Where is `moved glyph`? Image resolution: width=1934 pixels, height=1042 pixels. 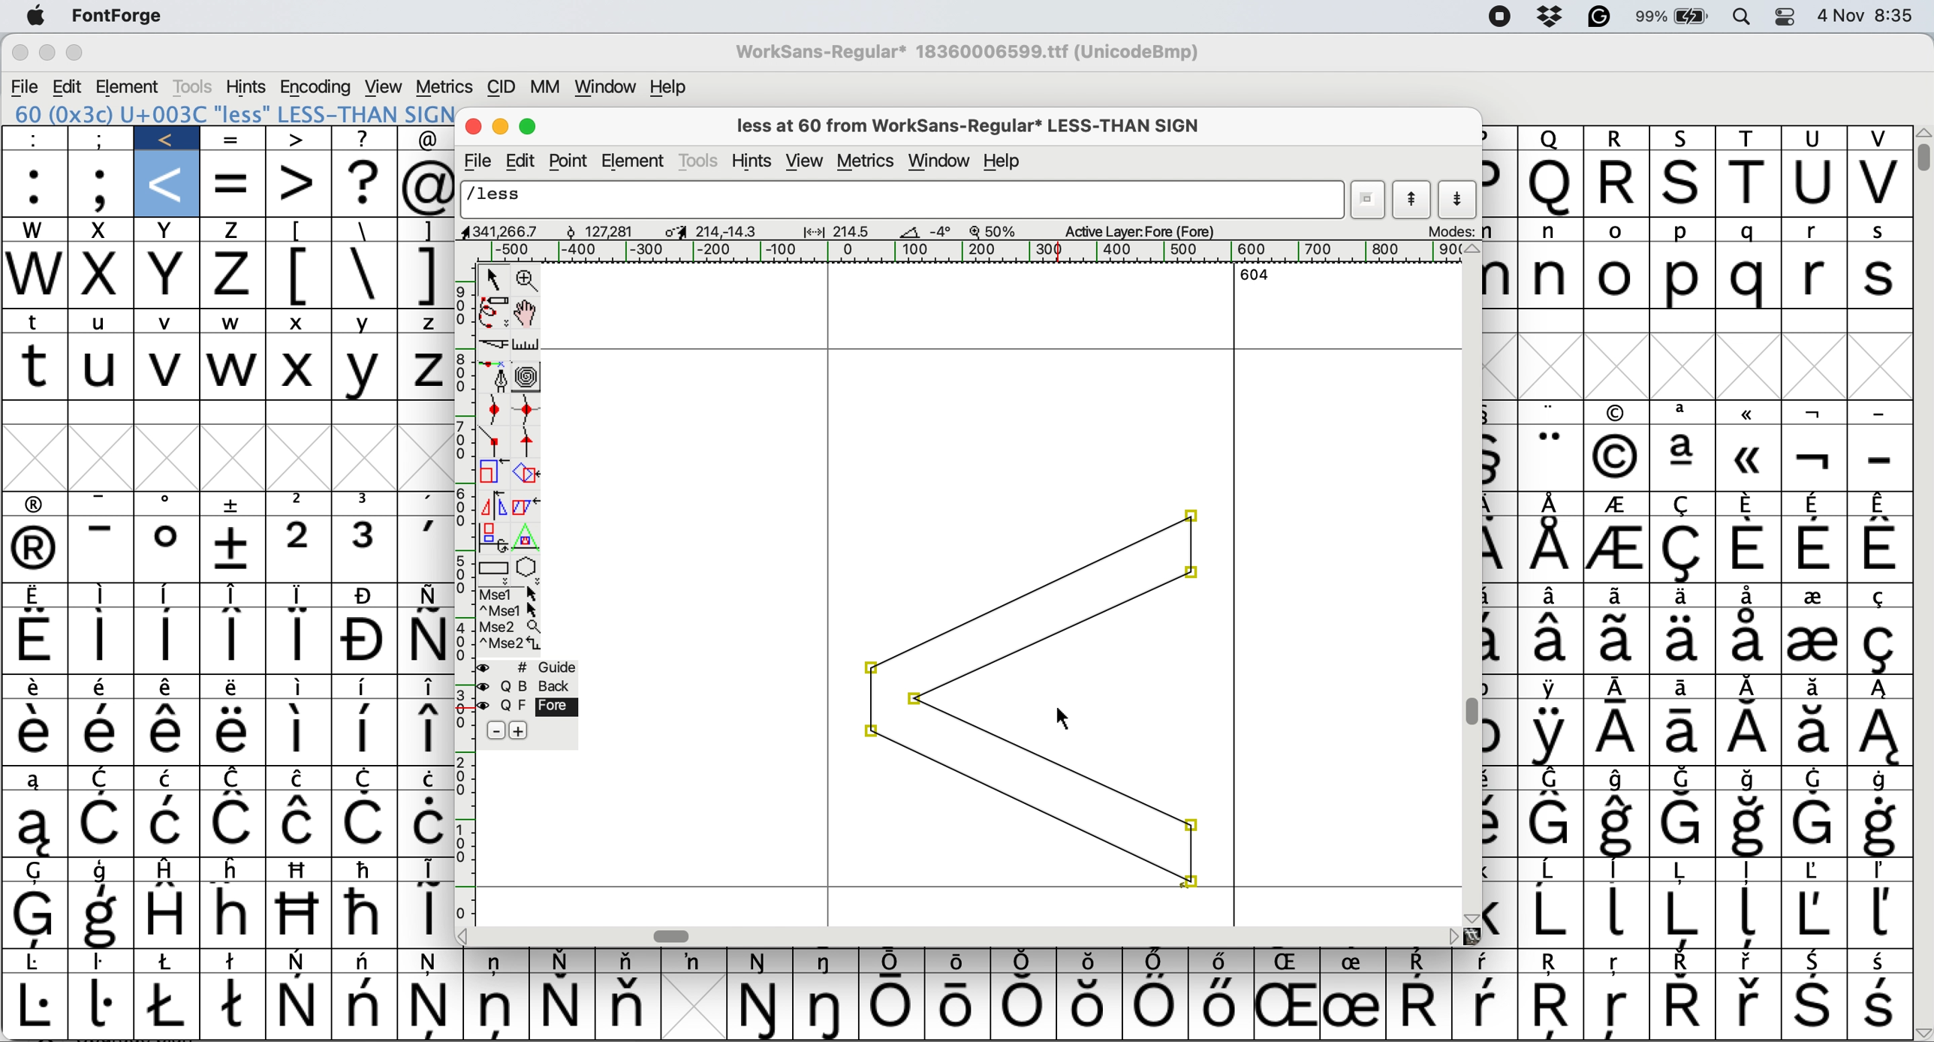
moved glyph is located at coordinates (1031, 700).